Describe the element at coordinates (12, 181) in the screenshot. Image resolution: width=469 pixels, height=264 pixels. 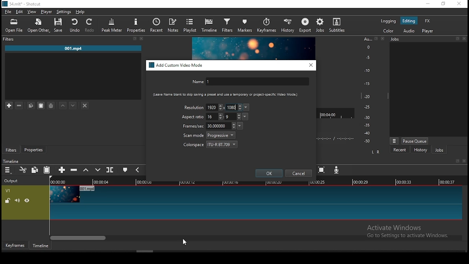
I see `output` at that location.